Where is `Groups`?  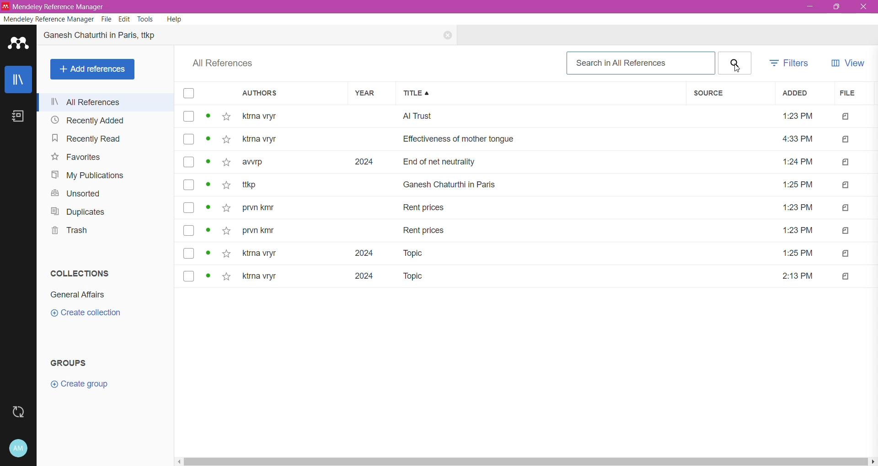 Groups is located at coordinates (74, 362).